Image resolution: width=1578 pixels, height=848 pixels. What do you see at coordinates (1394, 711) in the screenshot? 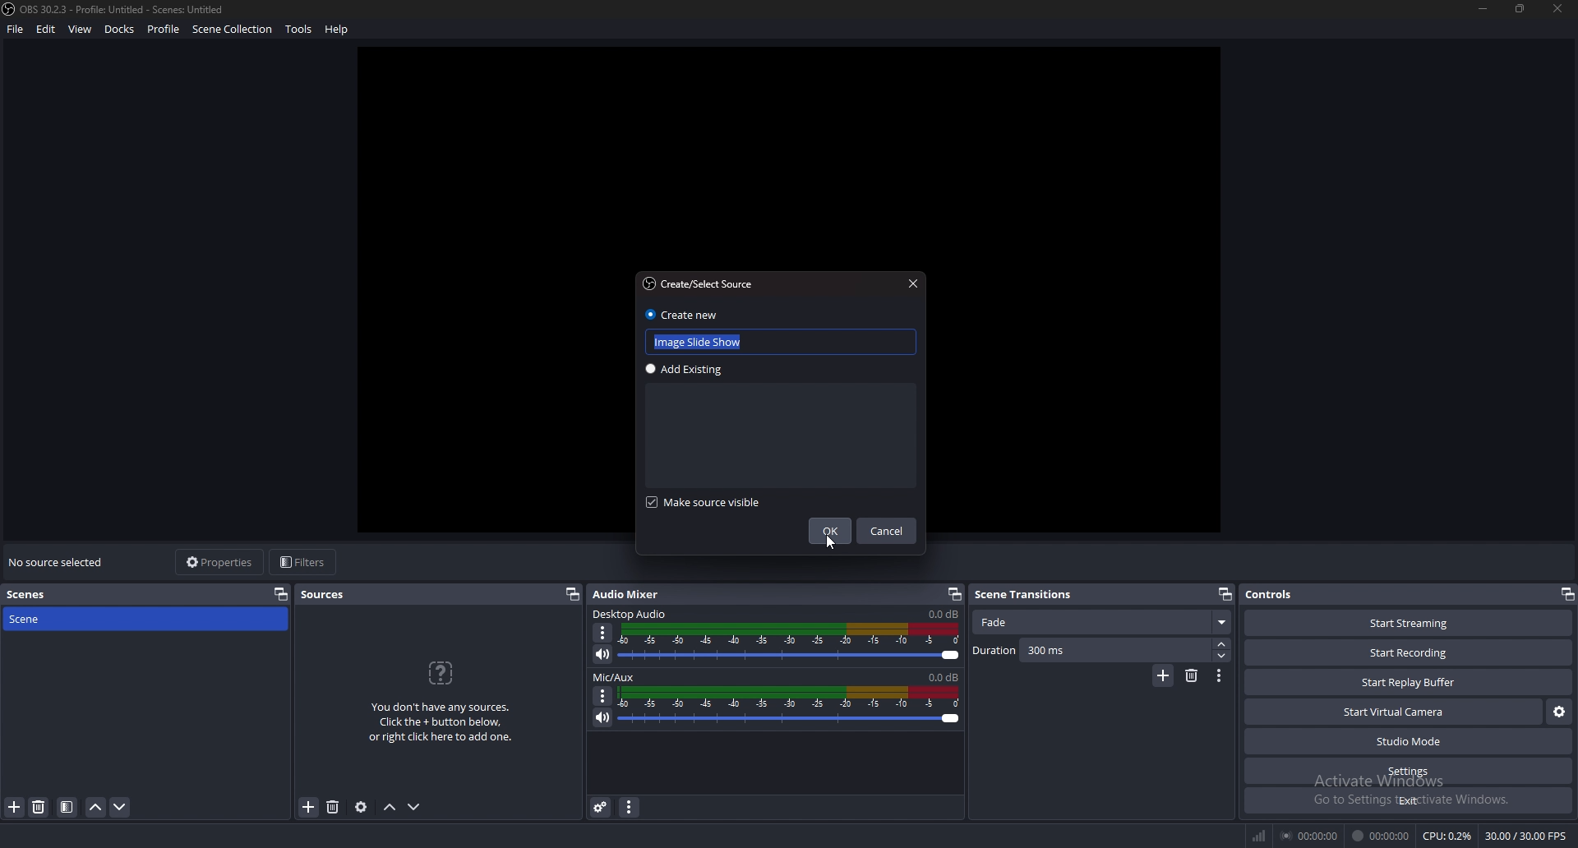
I see `start virtual camera` at bounding box center [1394, 711].